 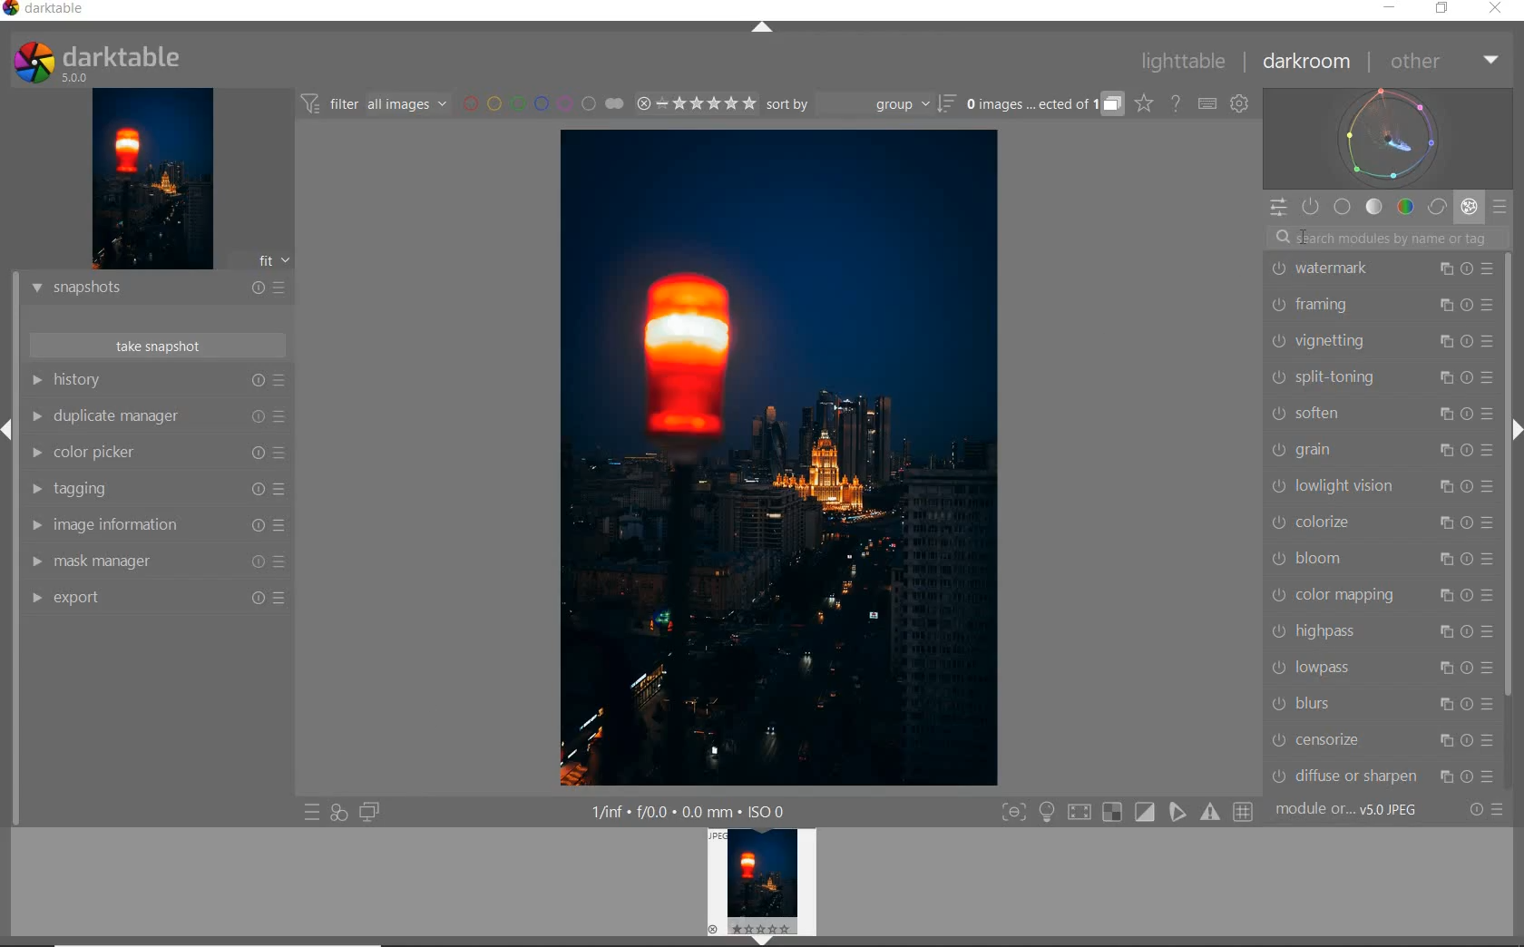 I want to click on LIGHTTABLE, so click(x=1186, y=60).